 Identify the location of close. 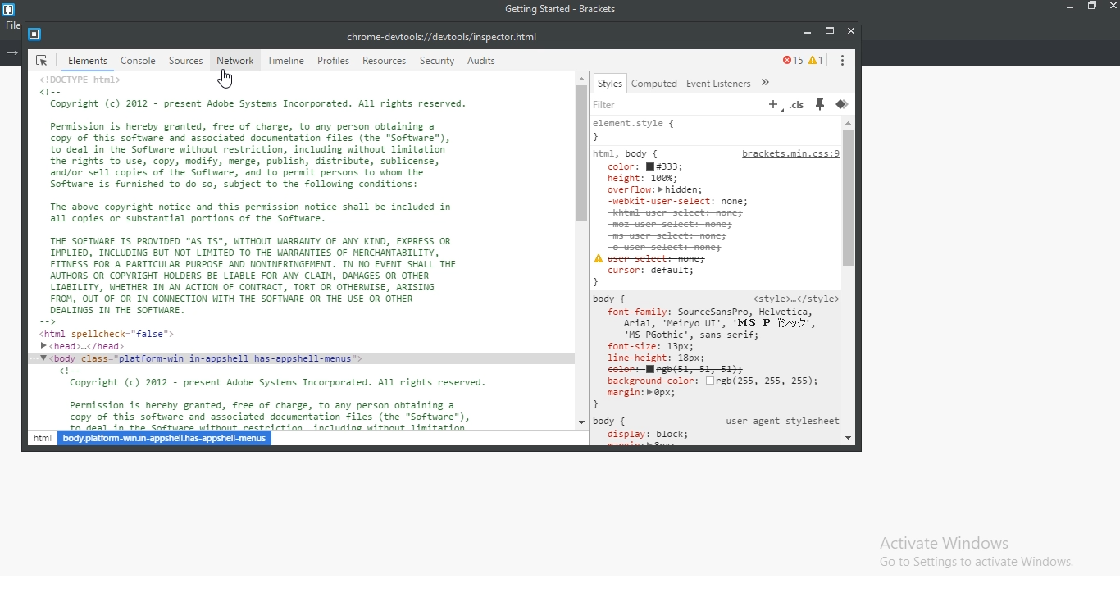
(850, 30).